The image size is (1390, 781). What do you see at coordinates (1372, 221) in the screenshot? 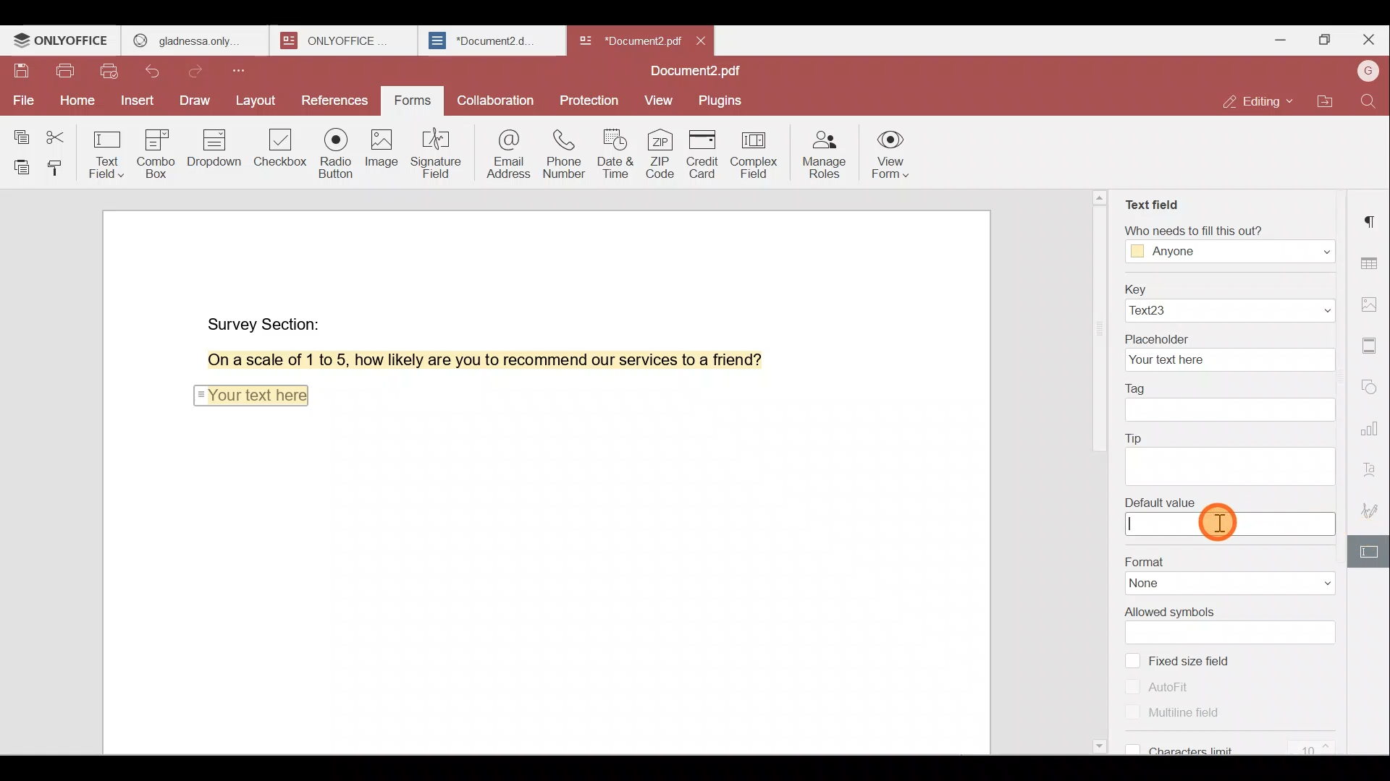
I see `Paragraph settings` at bounding box center [1372, 221].